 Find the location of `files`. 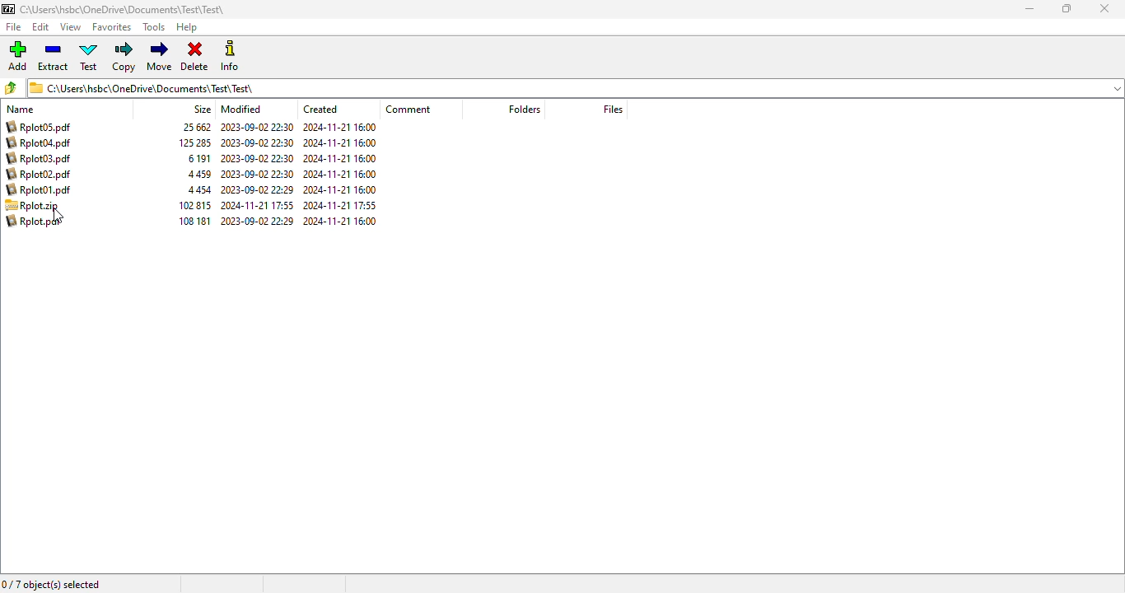

files is located at coordinates (613, 110).